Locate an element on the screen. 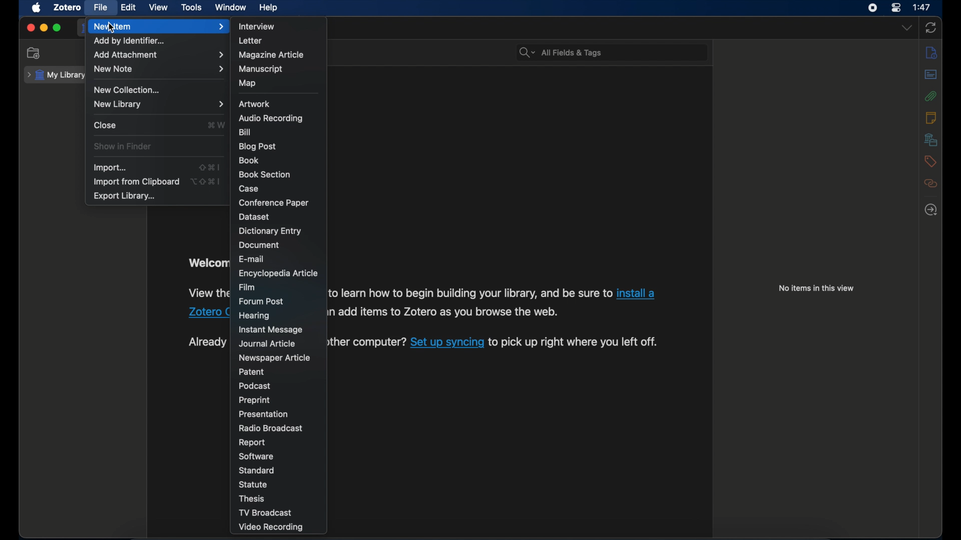 The height and width of the screenshot is (540, 961). letter is located at coordinates (251, 40).